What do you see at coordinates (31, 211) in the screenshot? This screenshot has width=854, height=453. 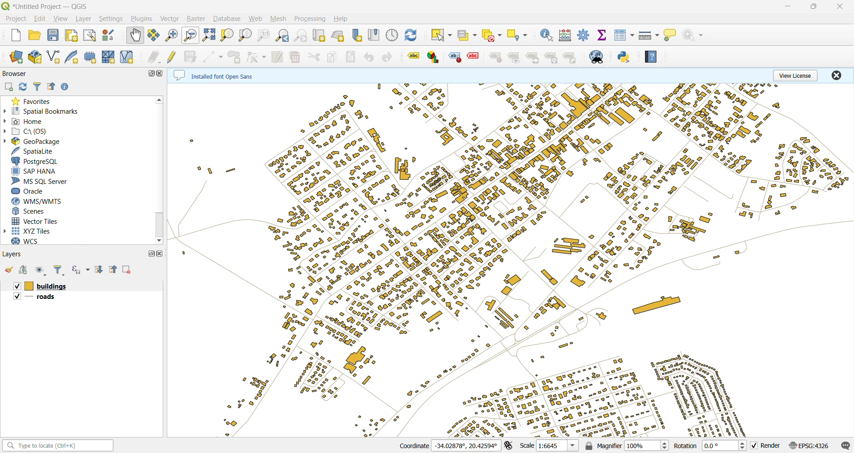 I see `scenes` at bounding box center [31, 211].